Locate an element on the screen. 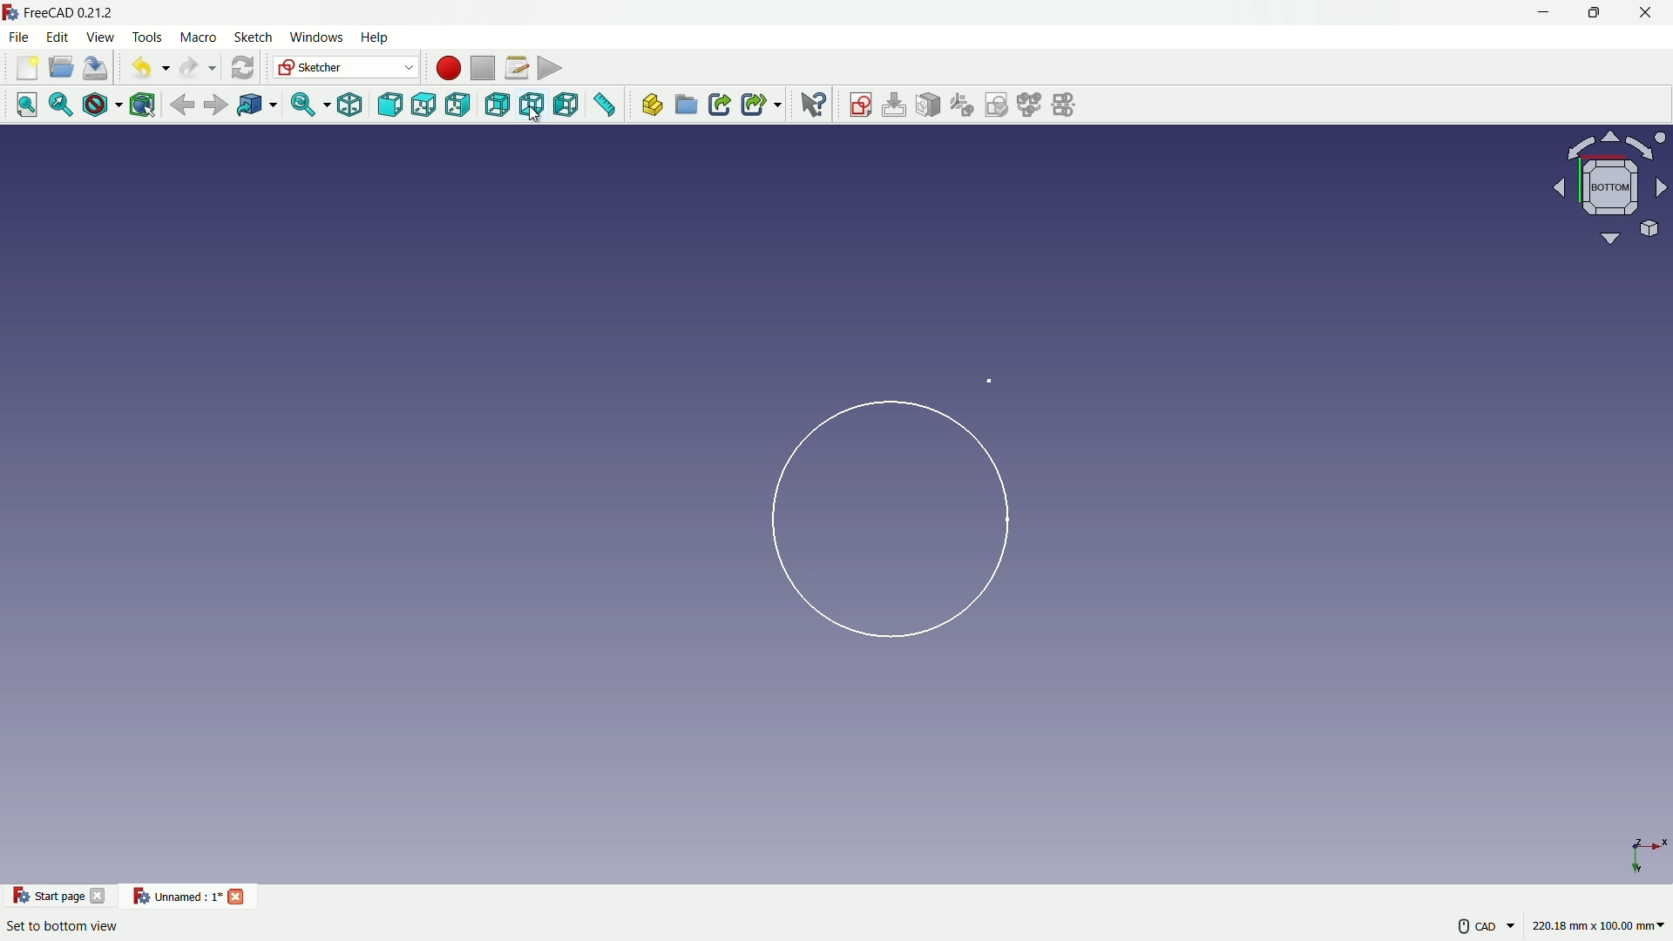 The width and height of the screenshot is (1673, 941). tools menu is located at coordinates (148, 37).